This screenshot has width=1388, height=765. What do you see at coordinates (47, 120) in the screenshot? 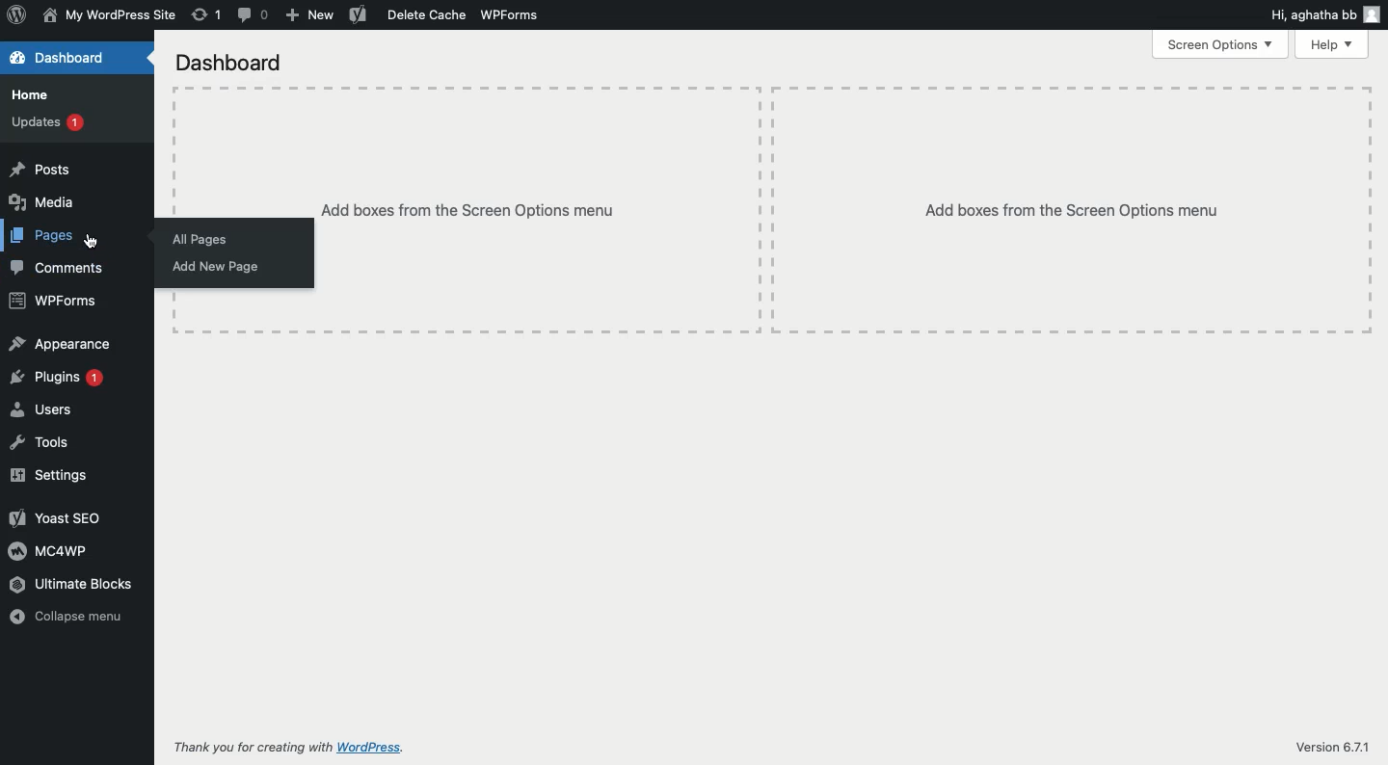
I see `Updates` at bounding box center [47, 120].